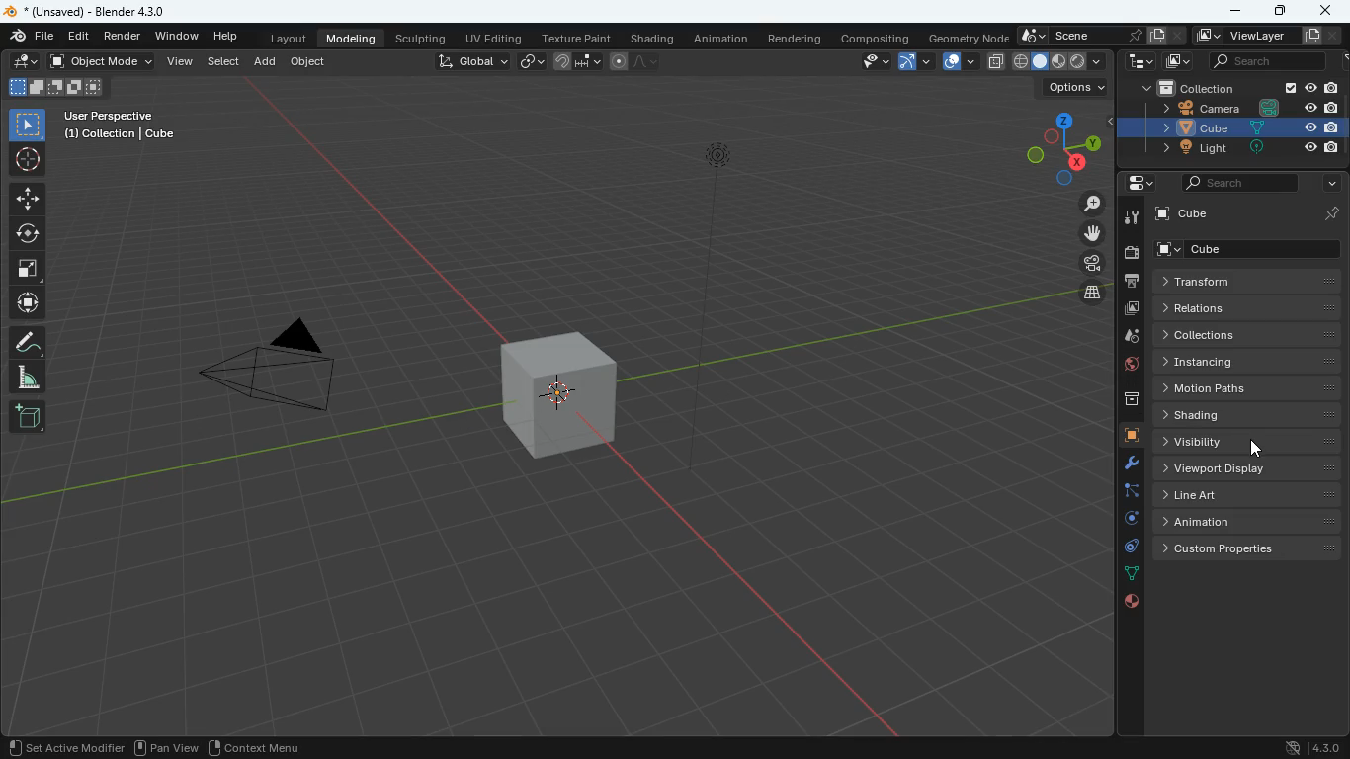 This screenshot has width=1350, height=759. I want to click on edge, so click(1127, 490).